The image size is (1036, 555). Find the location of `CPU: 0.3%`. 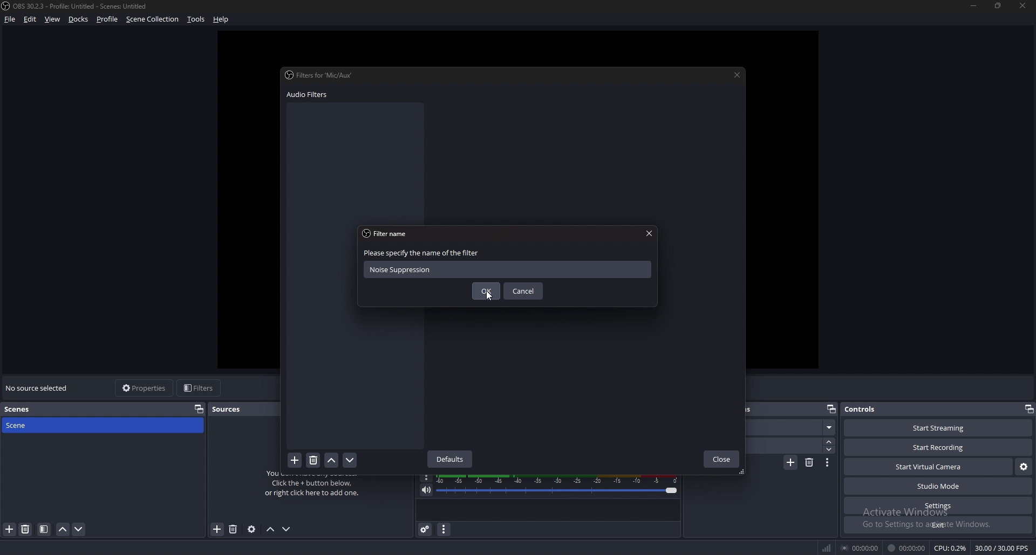

CPU: 0.3% is located at coordinates (951, 549).